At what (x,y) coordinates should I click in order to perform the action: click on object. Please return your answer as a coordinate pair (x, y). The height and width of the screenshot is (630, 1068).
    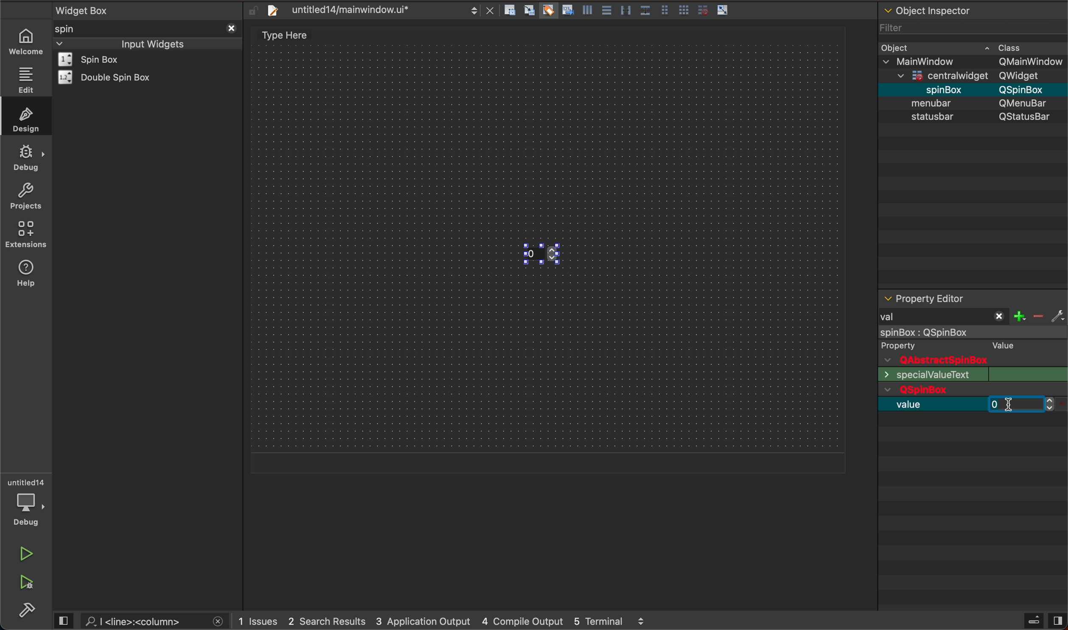
    Looking at the image, I should click on (934, 103).